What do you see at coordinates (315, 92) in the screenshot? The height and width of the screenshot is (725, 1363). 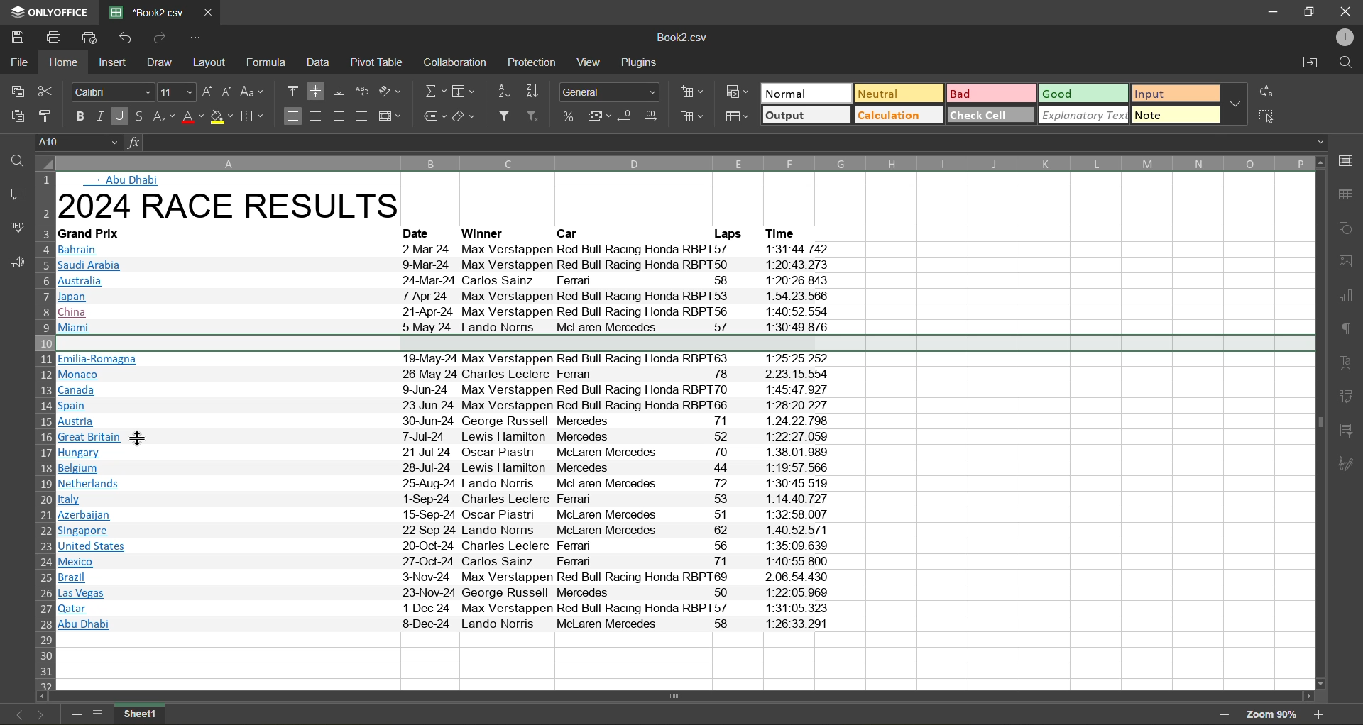 I see `align middle` at bounding box center [315, 92].